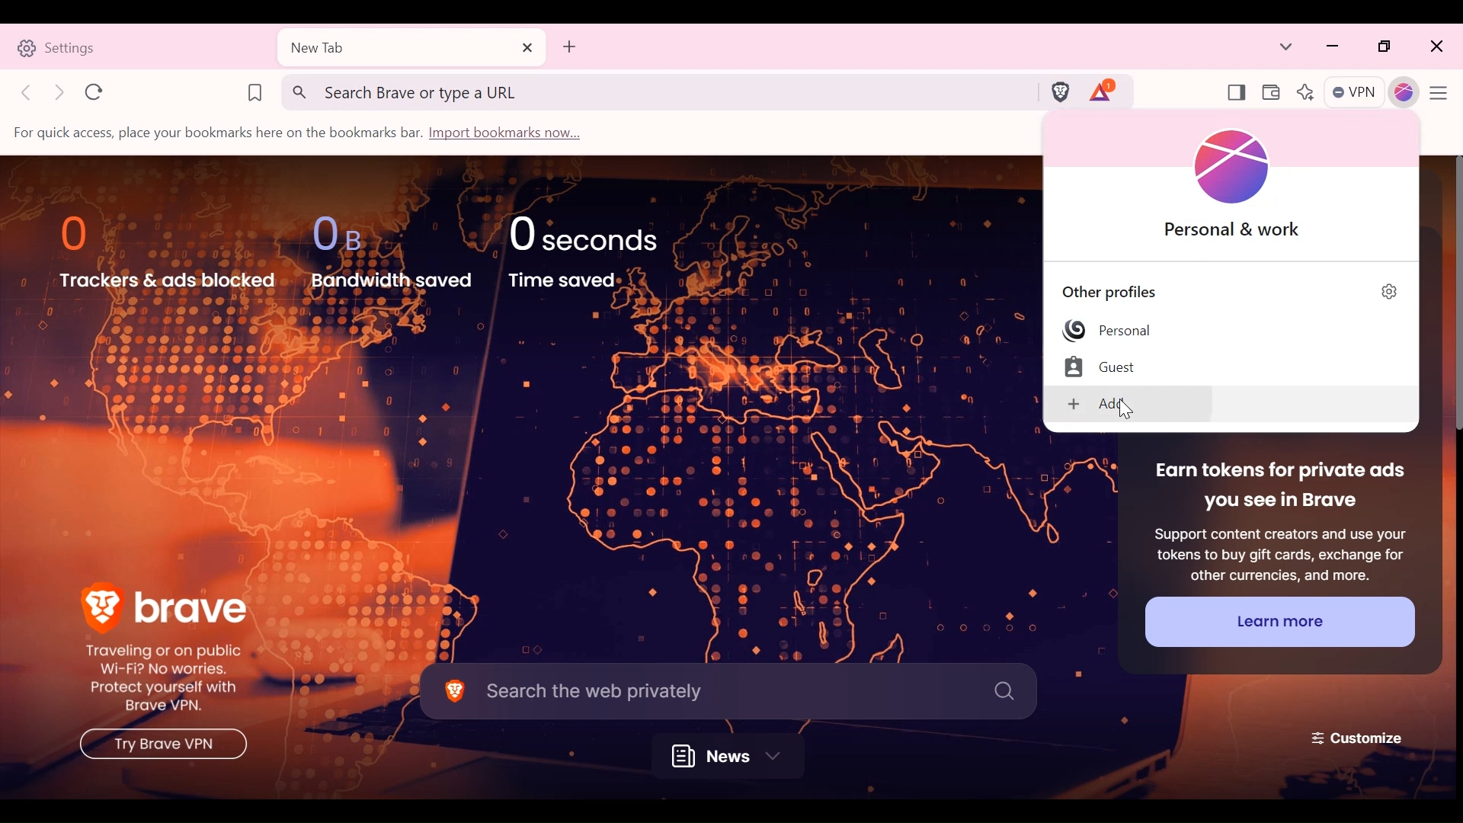 Image resolution: width=1463 pixels, height=823 pixels. I want to click on Brave Shield, so click(1059, 91).